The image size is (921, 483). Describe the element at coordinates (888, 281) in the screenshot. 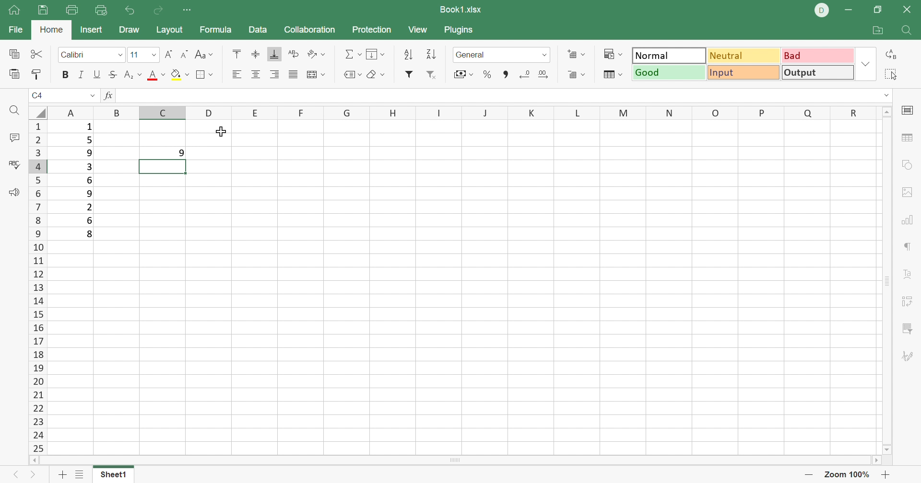

I see `Scroll Bar` at that location.